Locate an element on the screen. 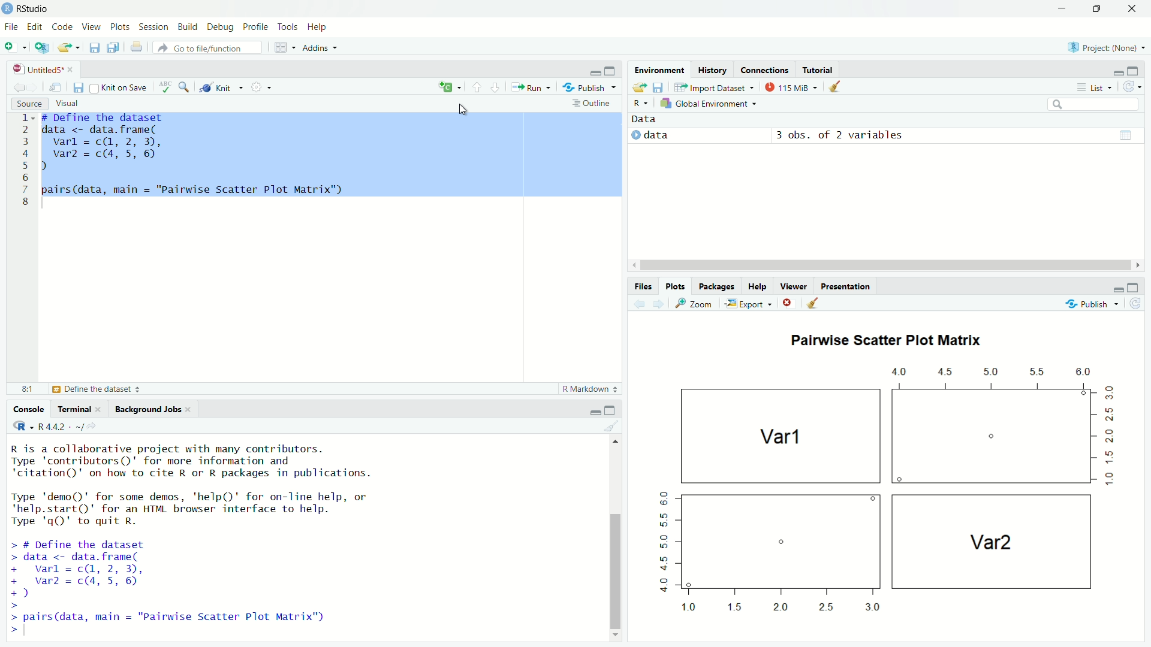 The width and height of the screenshot is (1151, 647). 1 2 3 4 5 6 7 8 is located at coordinates (25, 162).